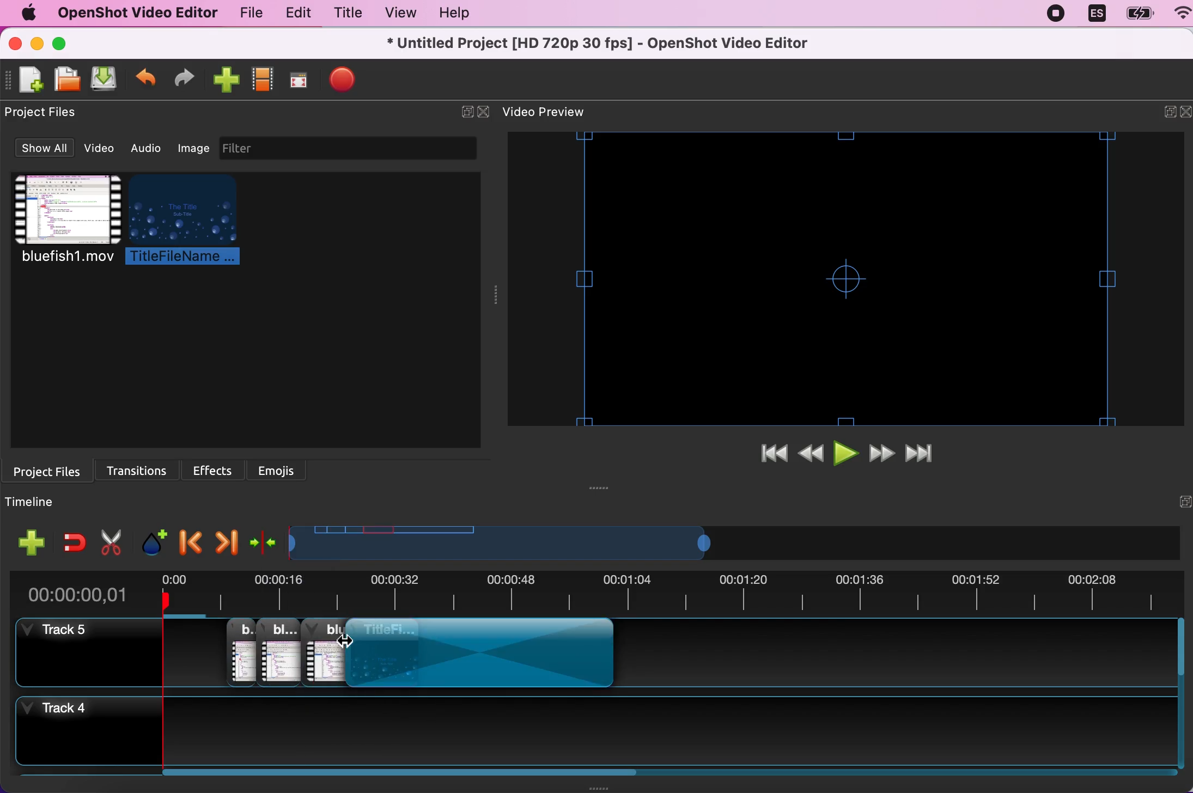  Describe the element at coordinates (81, 733) in the screenshot. I see `track 4` at that location.